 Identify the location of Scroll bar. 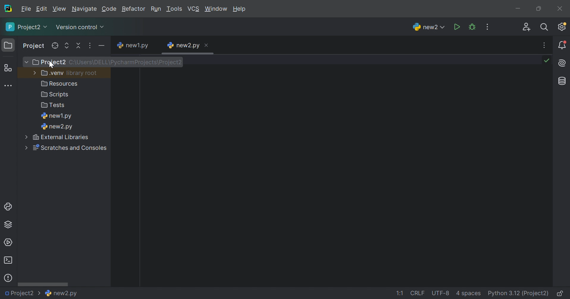
(43, 285).